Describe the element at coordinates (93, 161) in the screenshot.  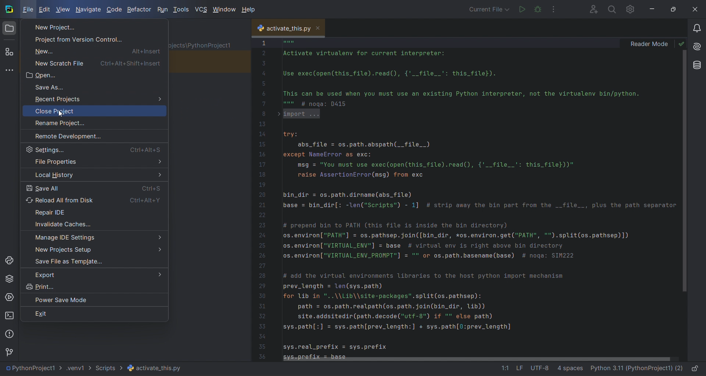
I see `file properties` at that location.